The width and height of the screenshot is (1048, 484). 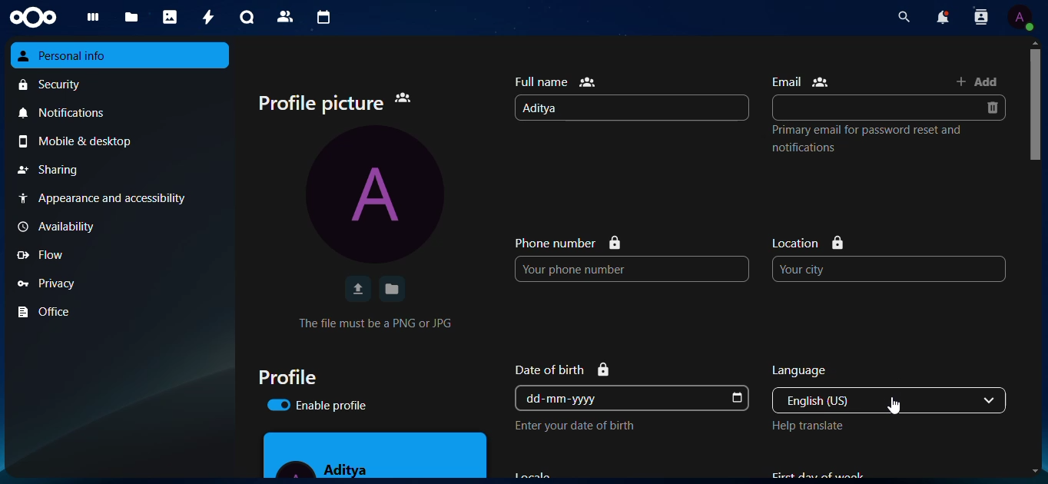 I want to click on The file must be a PNG or JPG, so click(x=381, y=323).